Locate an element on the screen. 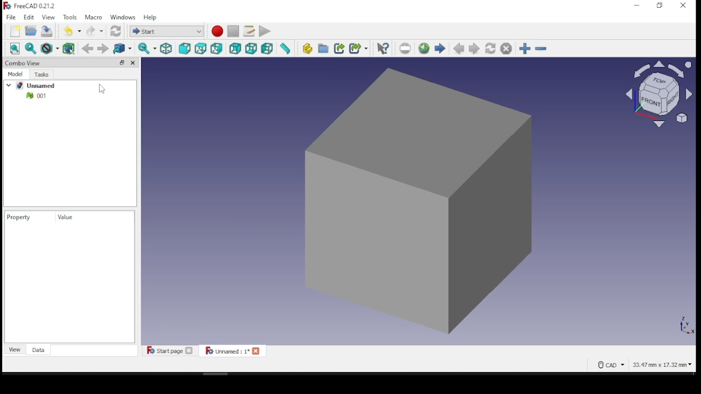 The width and height of the screenshot is (701, 394). forward is located at coordinates (104, 49).